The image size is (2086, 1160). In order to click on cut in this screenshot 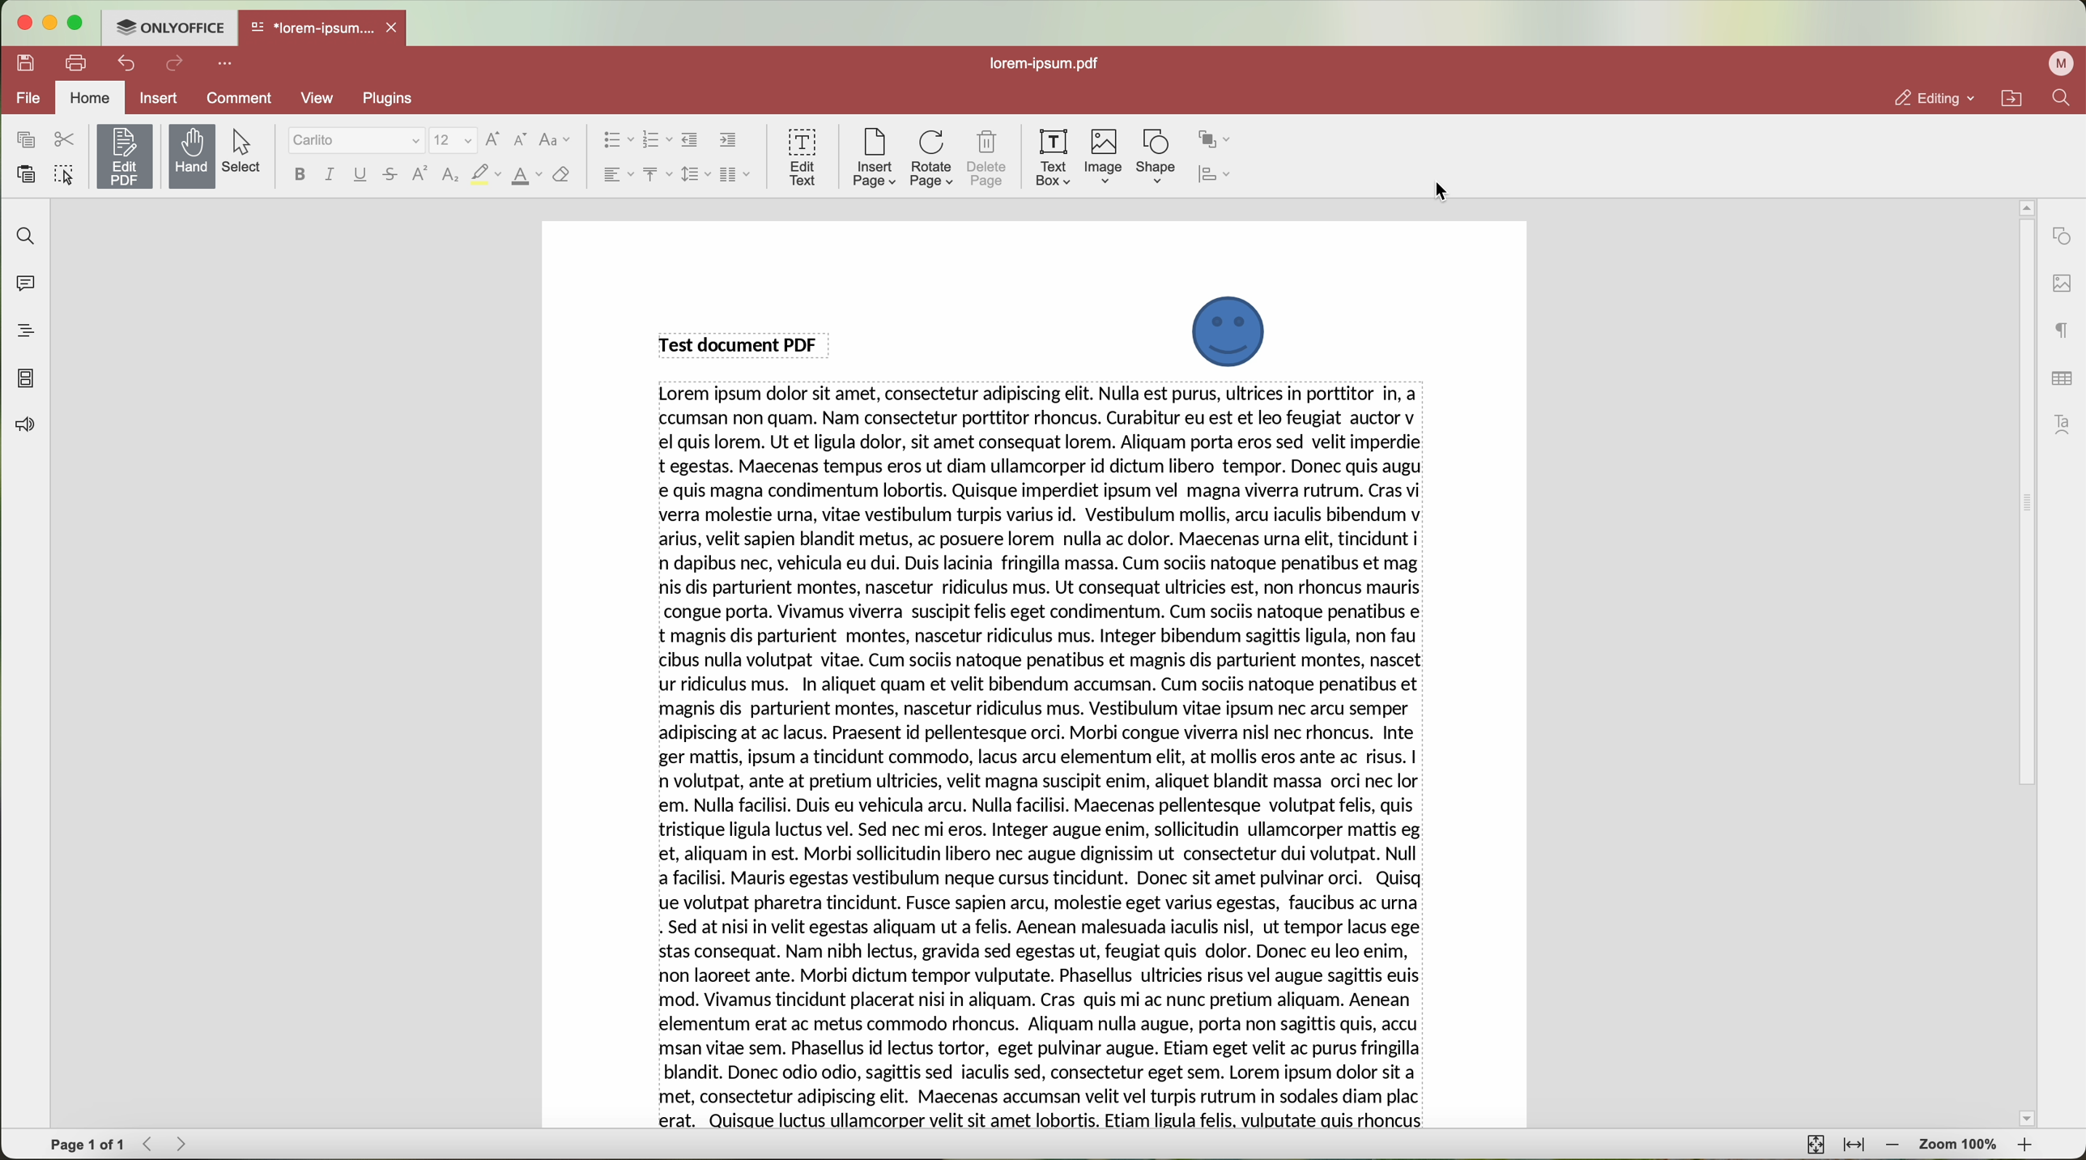, I will do `click(64, 139)`.